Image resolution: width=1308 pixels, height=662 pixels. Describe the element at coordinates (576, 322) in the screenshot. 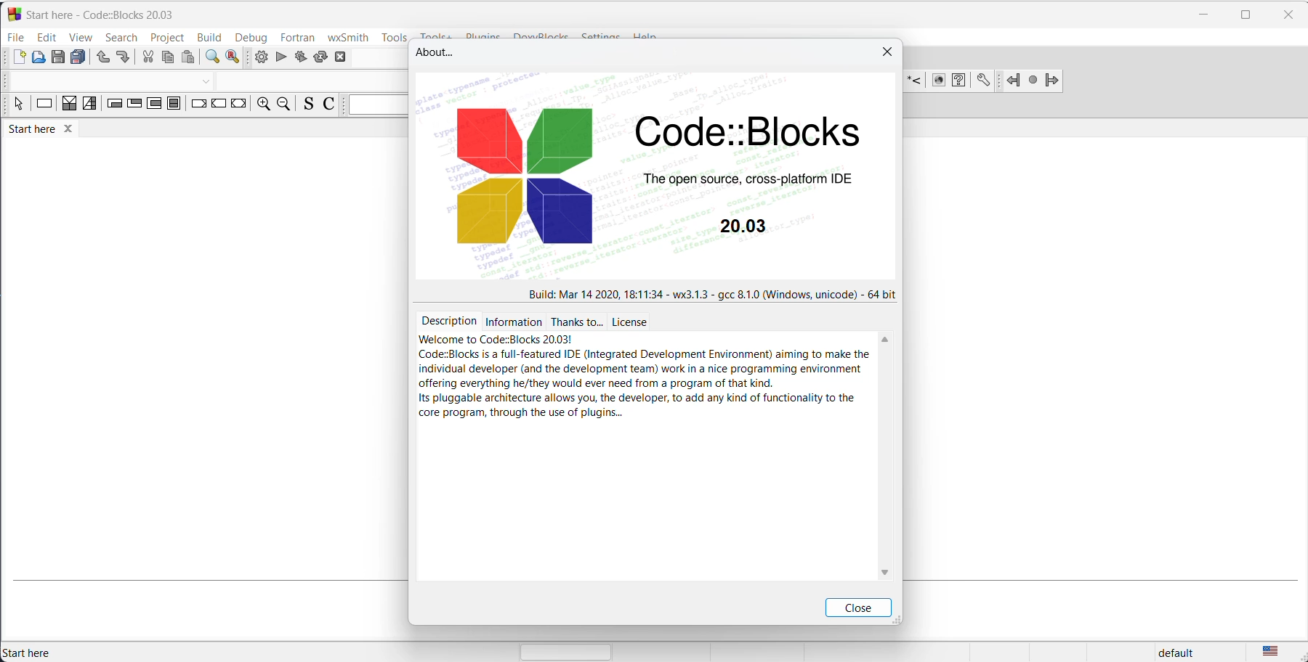

I see `Thanks to...` at that location.